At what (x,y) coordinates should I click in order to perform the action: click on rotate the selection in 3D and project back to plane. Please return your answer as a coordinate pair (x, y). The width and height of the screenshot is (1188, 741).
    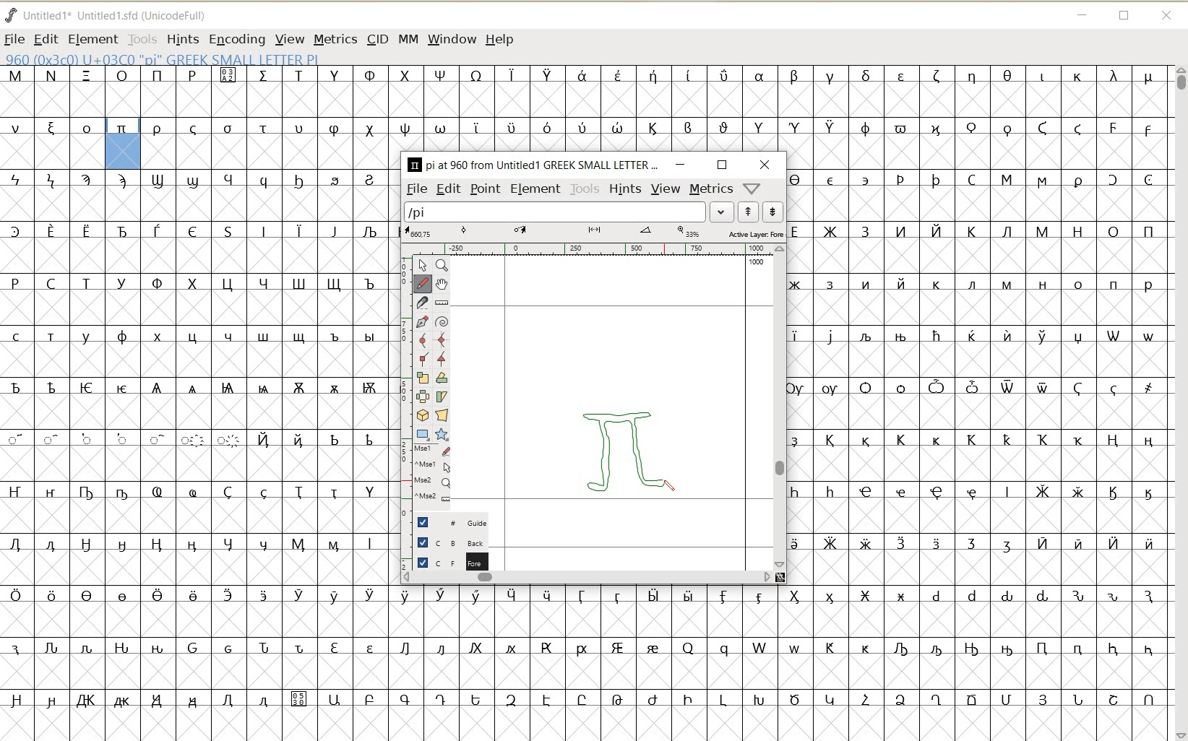
    Looking at the image, I should click on (422, 415).